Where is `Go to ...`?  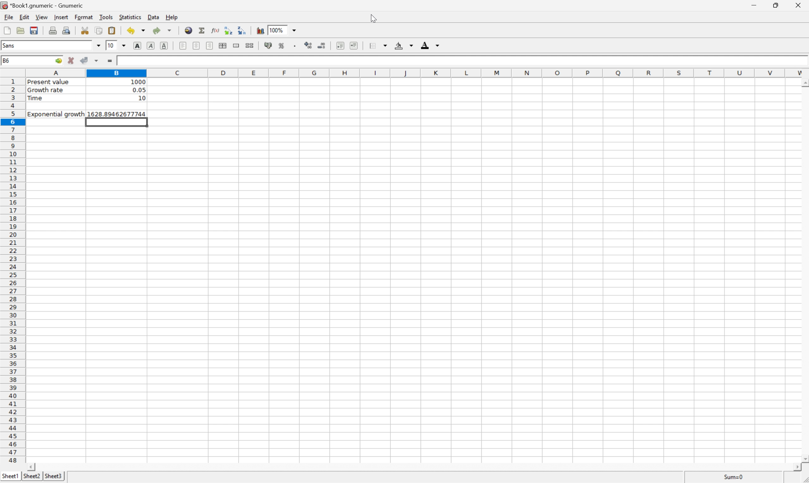
Go to ... is located at coordinates (58, 61).